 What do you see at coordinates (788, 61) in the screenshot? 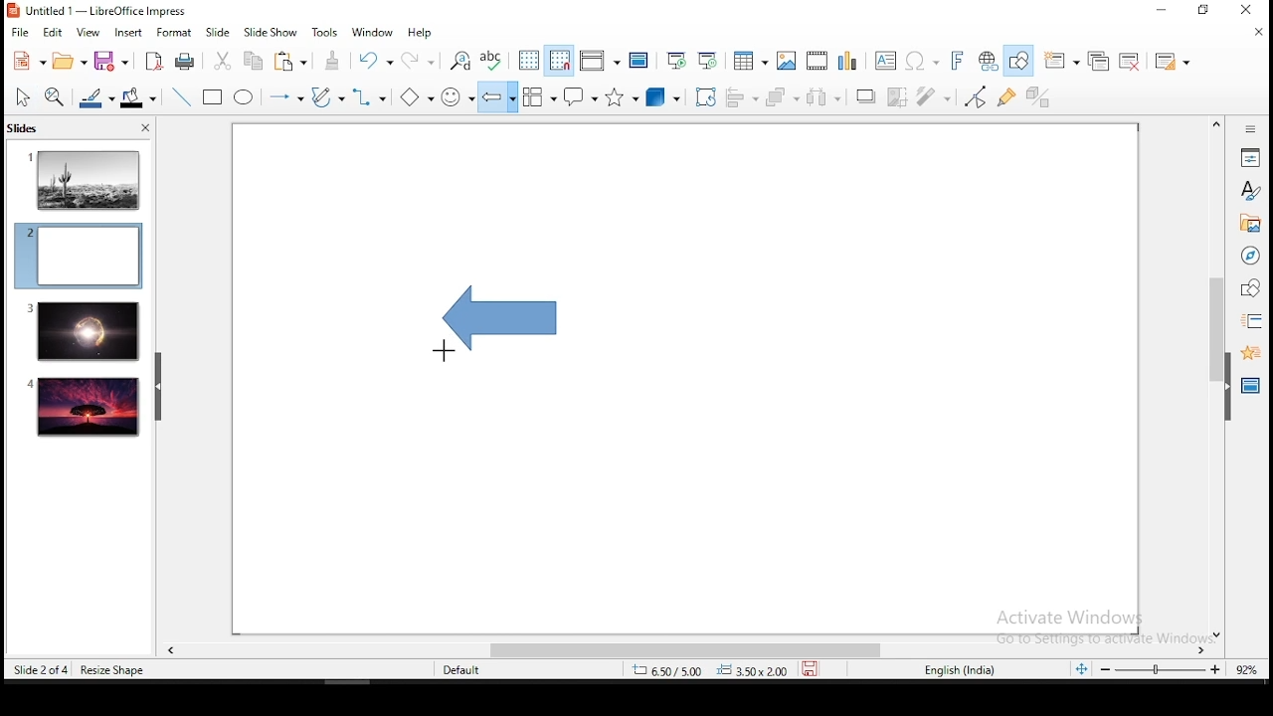
I see `images` at bounding box center [788, 61].